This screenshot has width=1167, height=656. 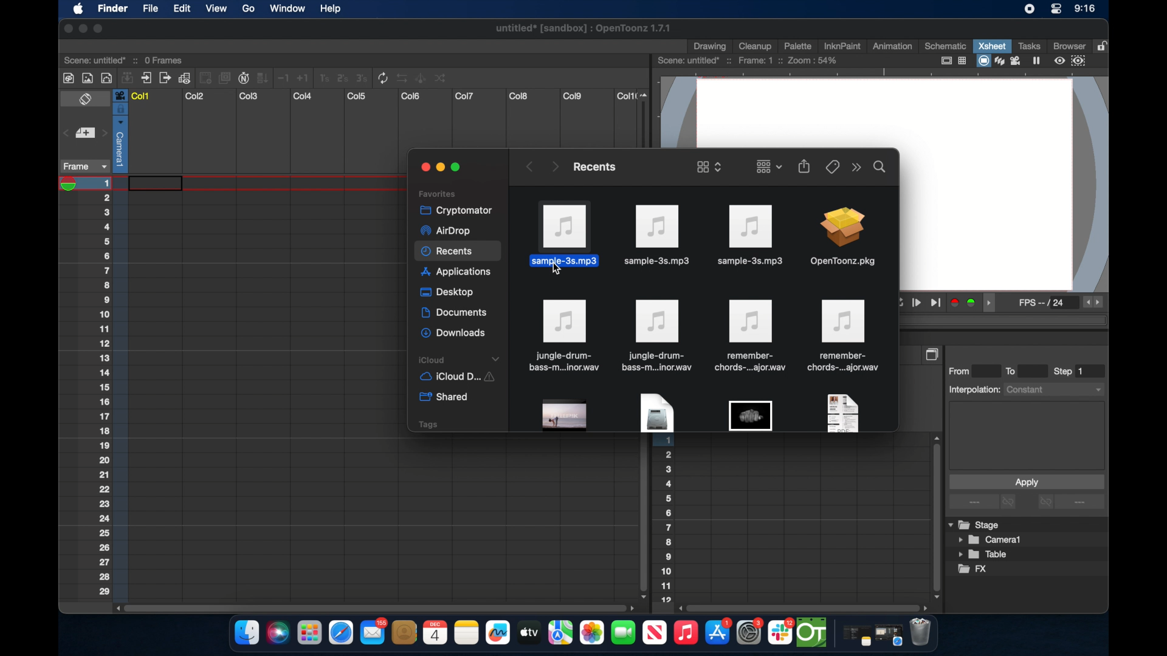 I want to click on more  options, so click(x=984, y=502).